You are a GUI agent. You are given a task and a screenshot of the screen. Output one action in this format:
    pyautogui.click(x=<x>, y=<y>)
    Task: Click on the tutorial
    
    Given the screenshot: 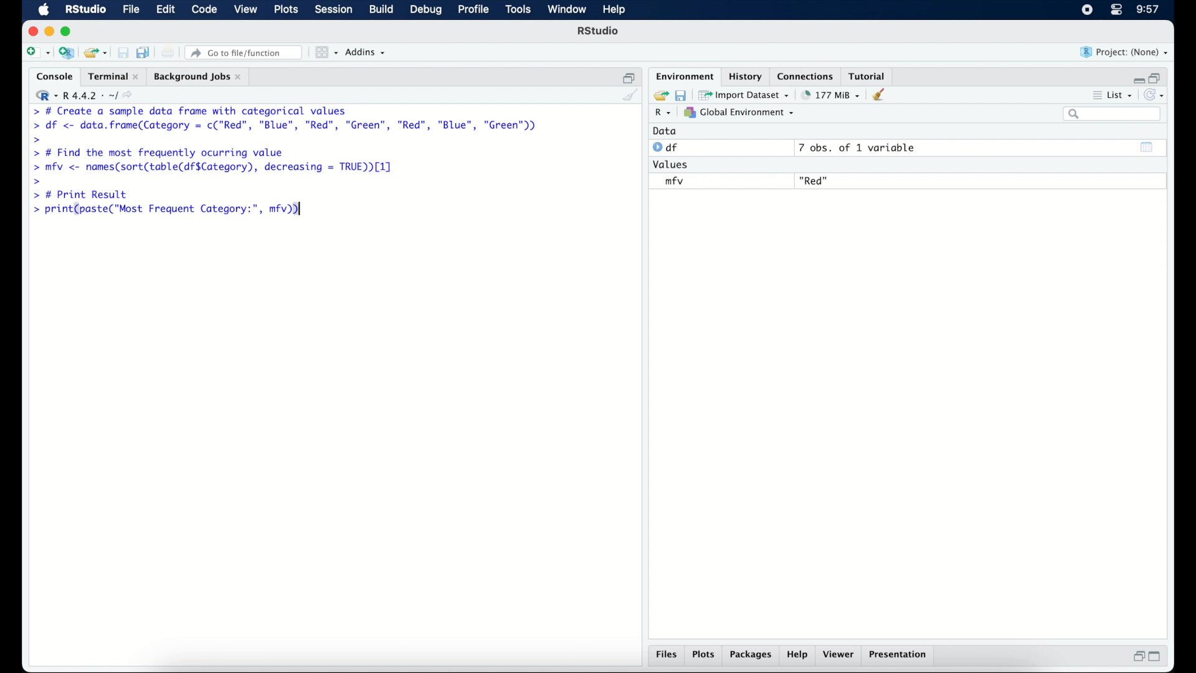 What is the action you would take?
    pyautogui.click(x=870, y=75)
    